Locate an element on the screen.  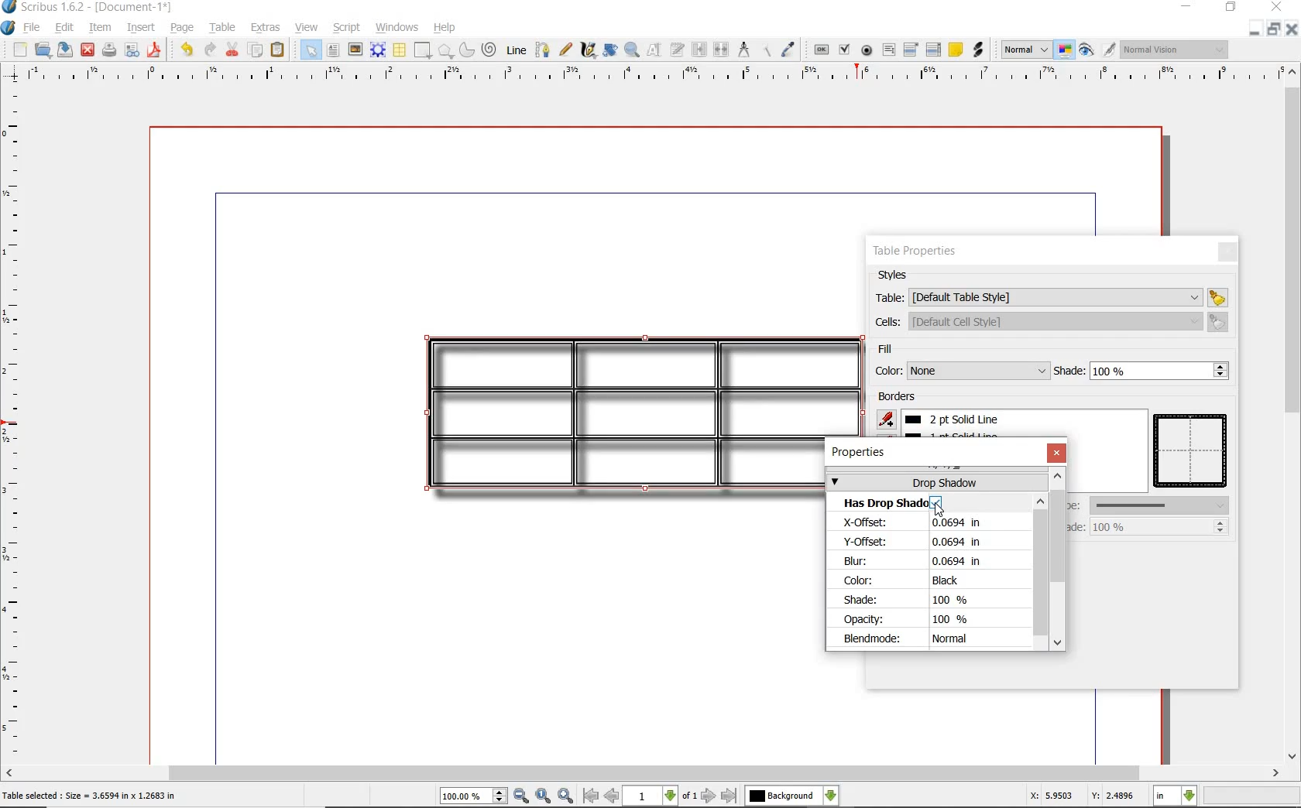
edit is located at coordinates (62, 27).